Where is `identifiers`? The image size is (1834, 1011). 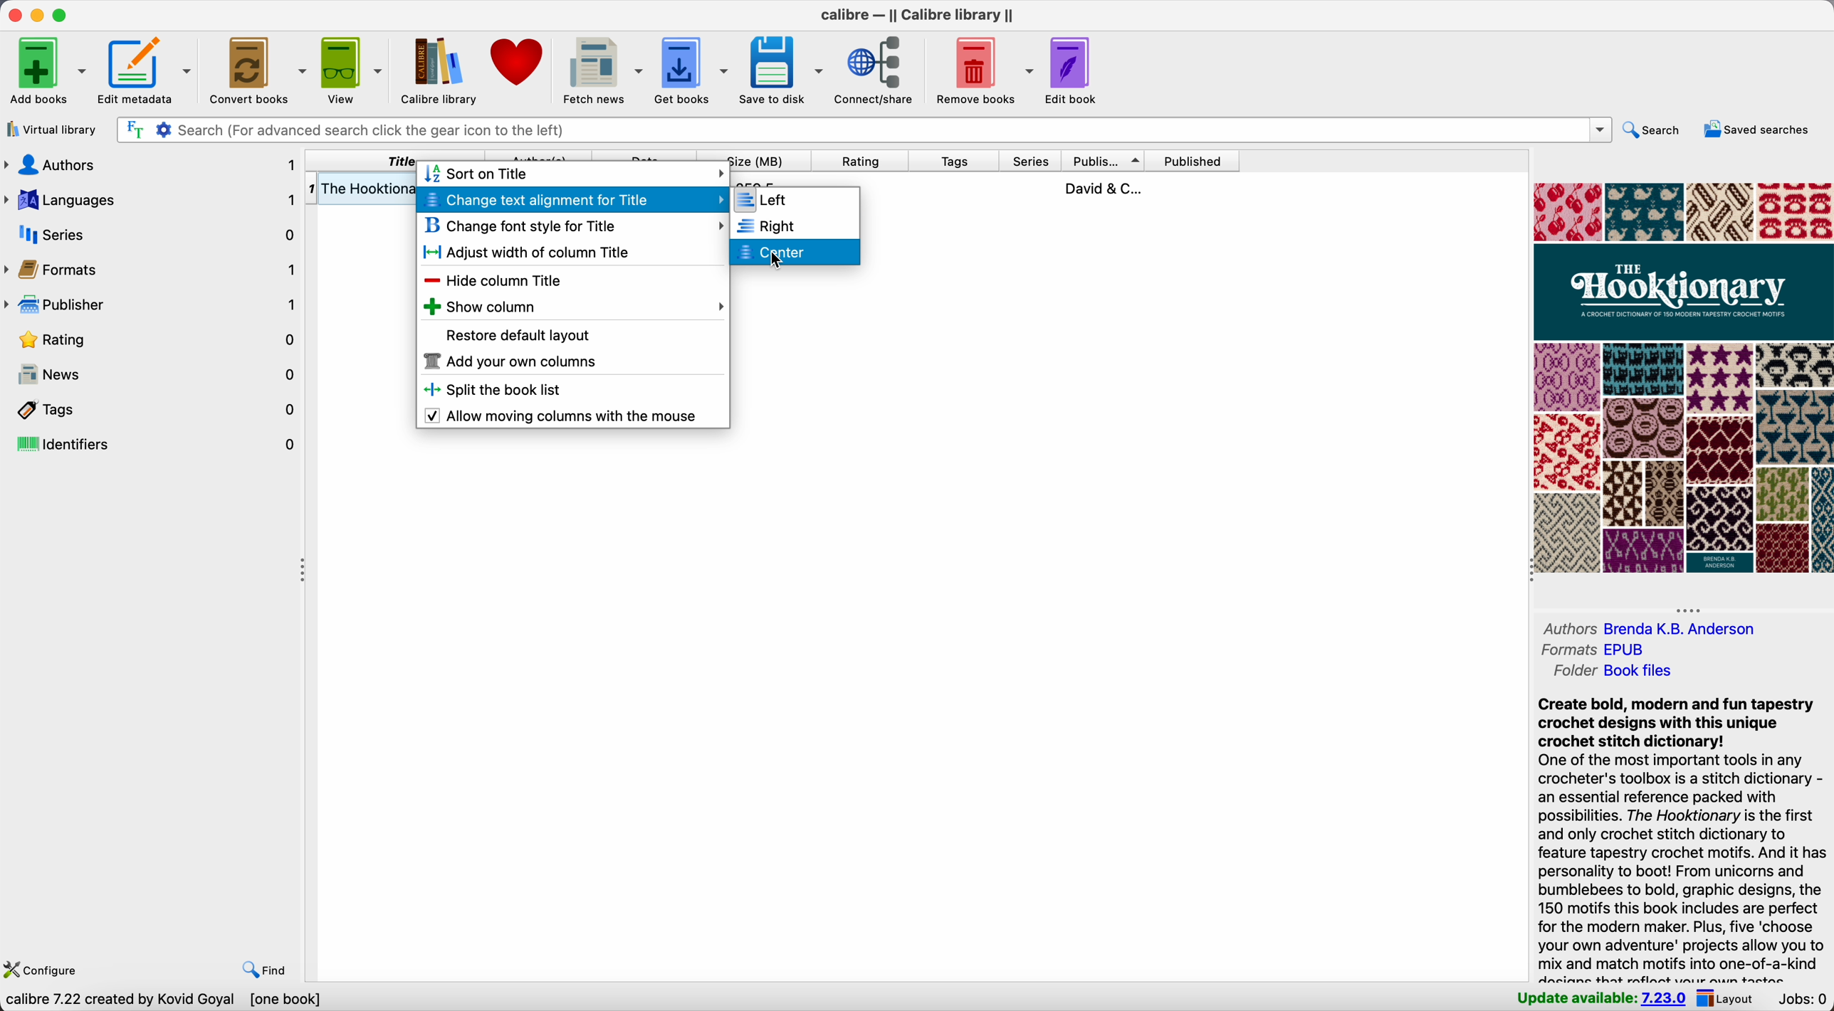 identifiers is located at coordinates (156, 444).